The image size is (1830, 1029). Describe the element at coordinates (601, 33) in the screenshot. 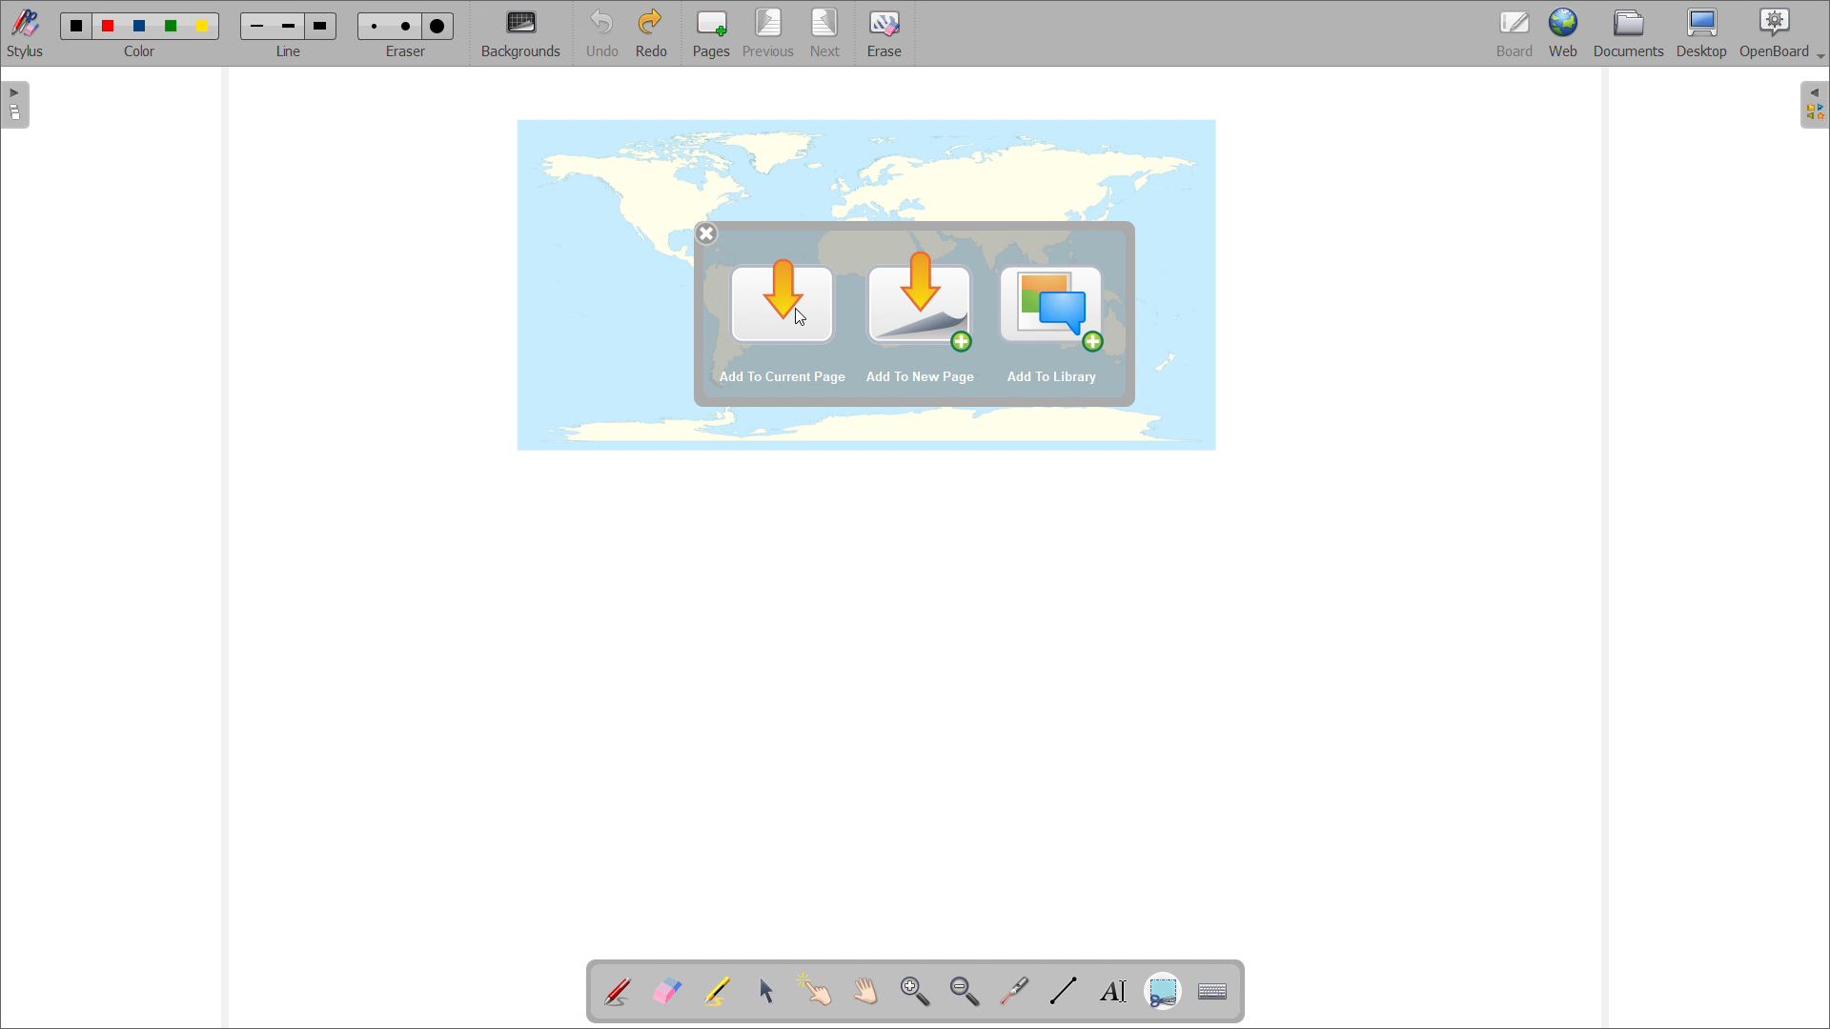

I see `undo` at that location.